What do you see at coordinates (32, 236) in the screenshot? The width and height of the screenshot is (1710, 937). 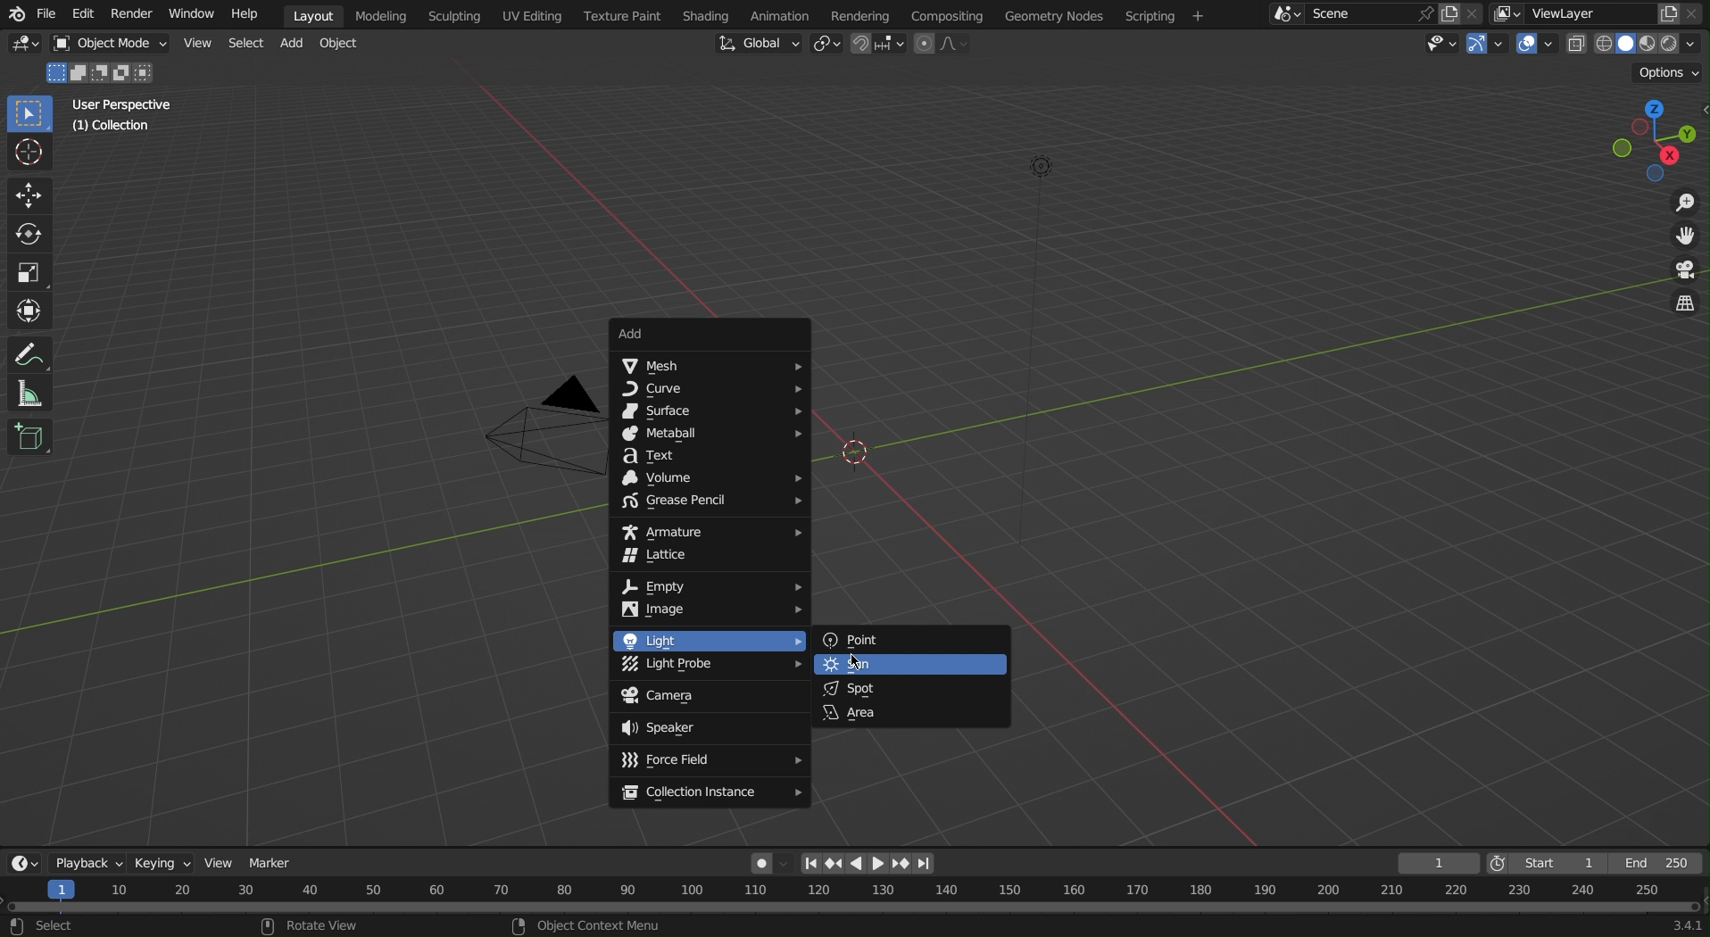 I see `Rotate` at bounding box center [32, 236].